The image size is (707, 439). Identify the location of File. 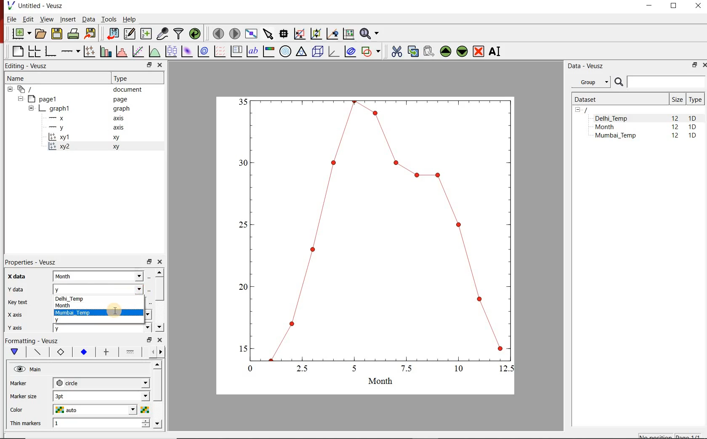
(11, 19).